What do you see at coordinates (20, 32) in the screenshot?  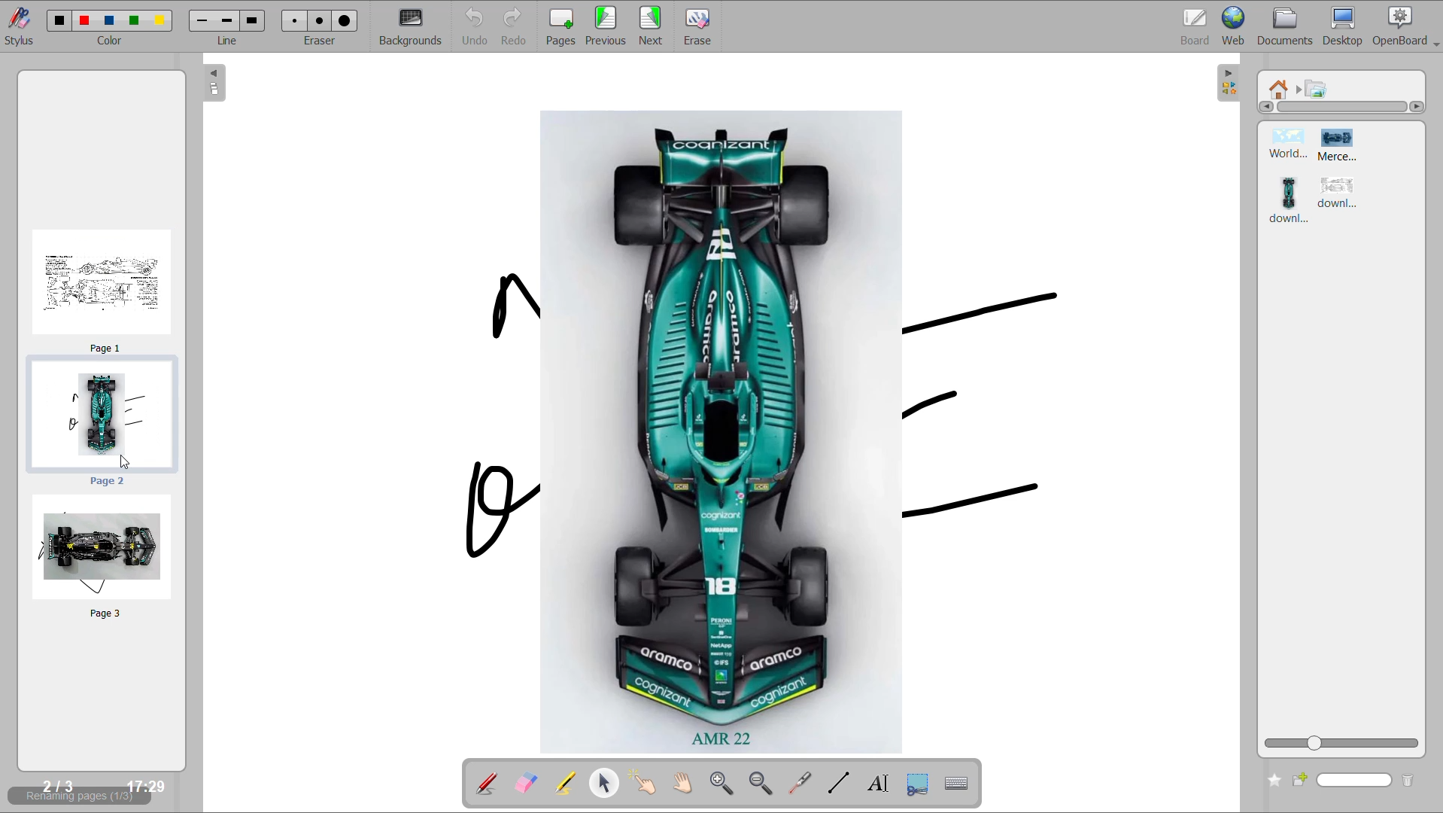 I see `stylus` at bounding box center [20, 32].